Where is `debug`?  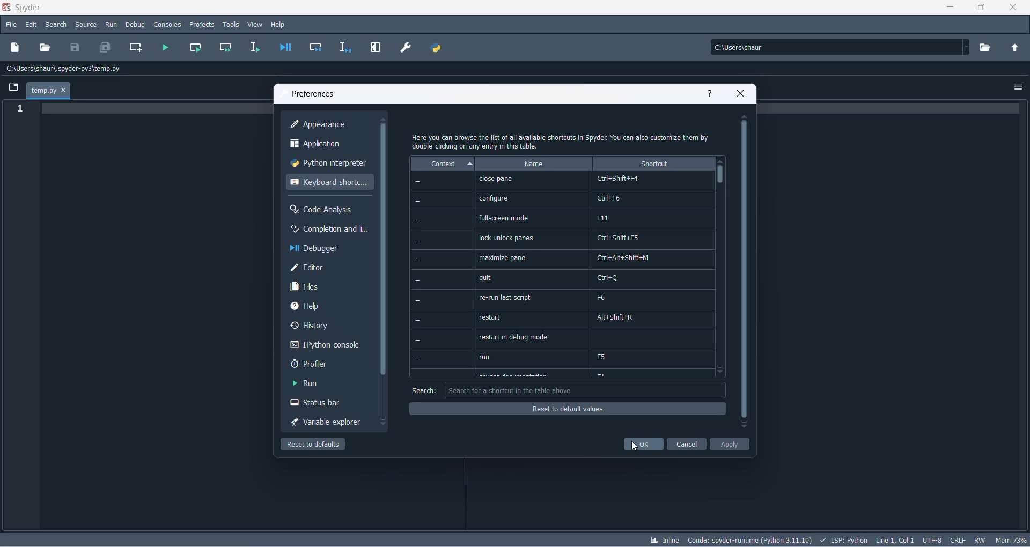 debug is located at coordinates (137, 25).